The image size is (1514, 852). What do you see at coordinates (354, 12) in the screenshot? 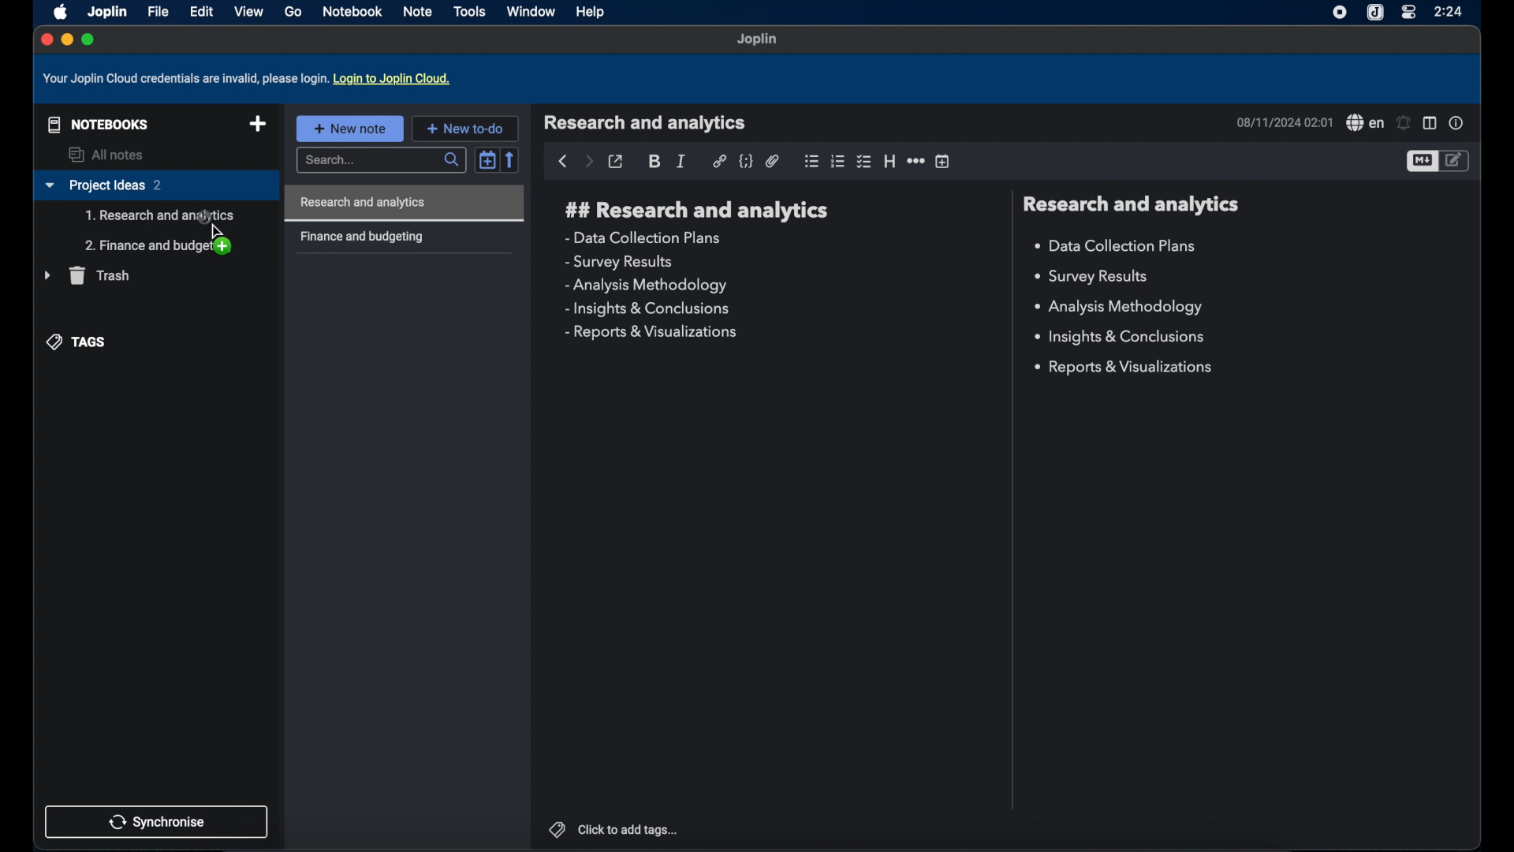
I see `notebook` at bounding box center [354, 12].